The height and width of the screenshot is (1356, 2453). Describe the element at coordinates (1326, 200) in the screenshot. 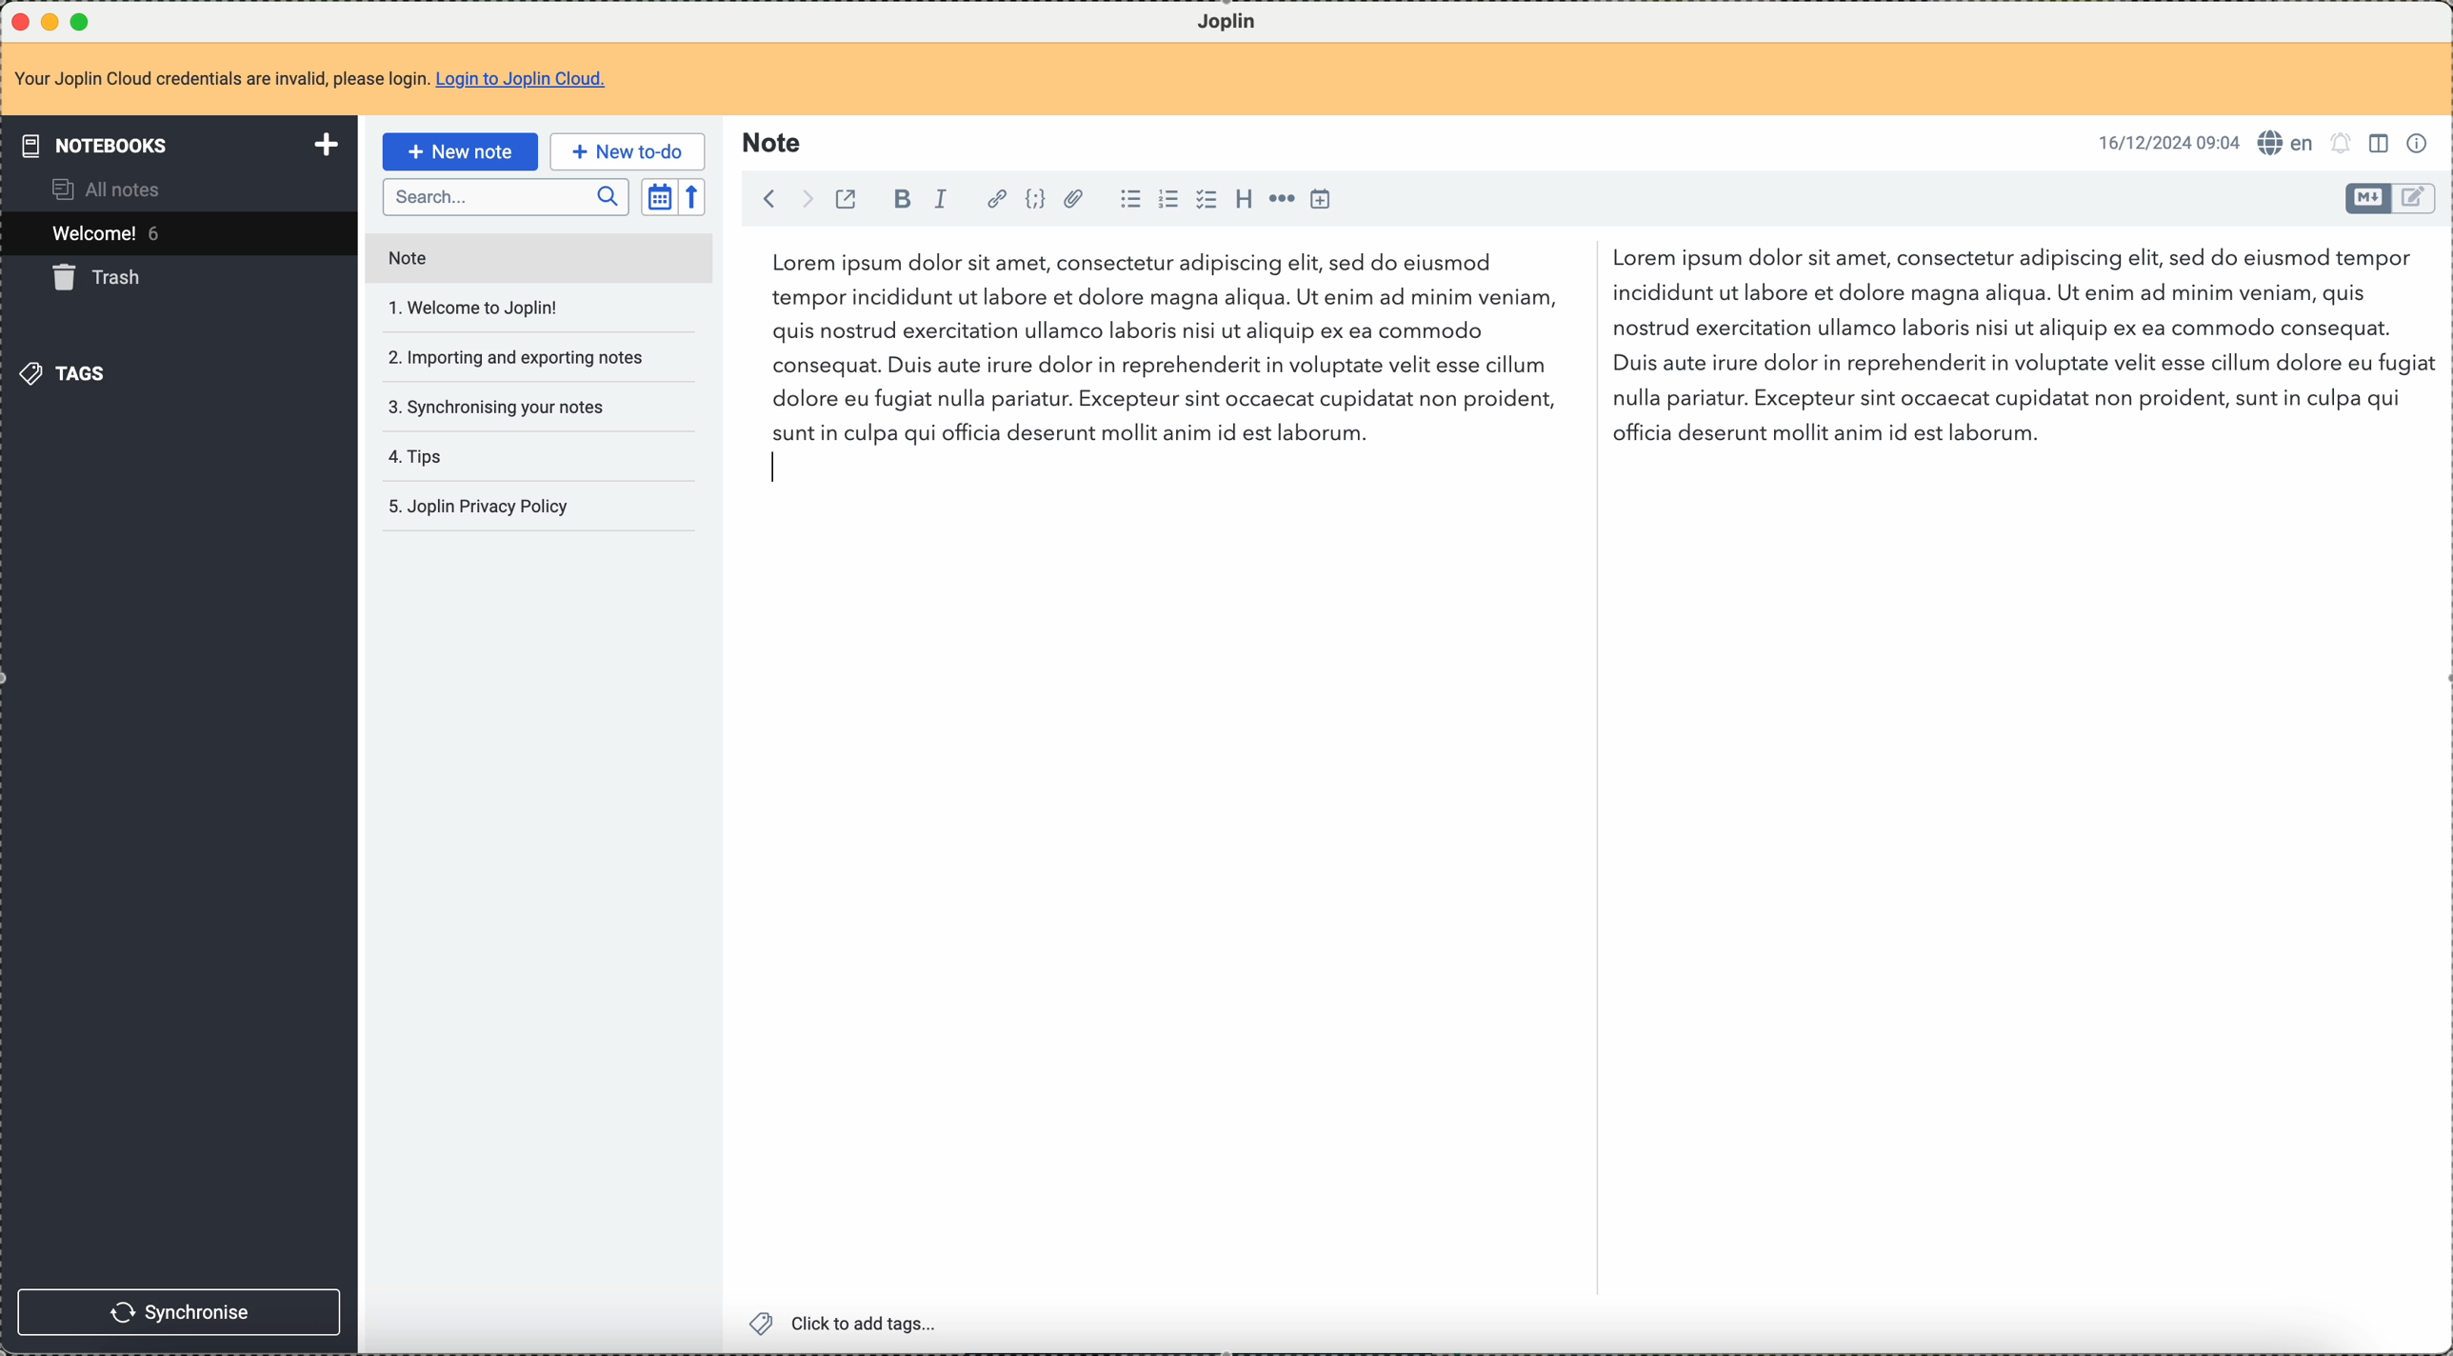

I see `insert time` at that location.